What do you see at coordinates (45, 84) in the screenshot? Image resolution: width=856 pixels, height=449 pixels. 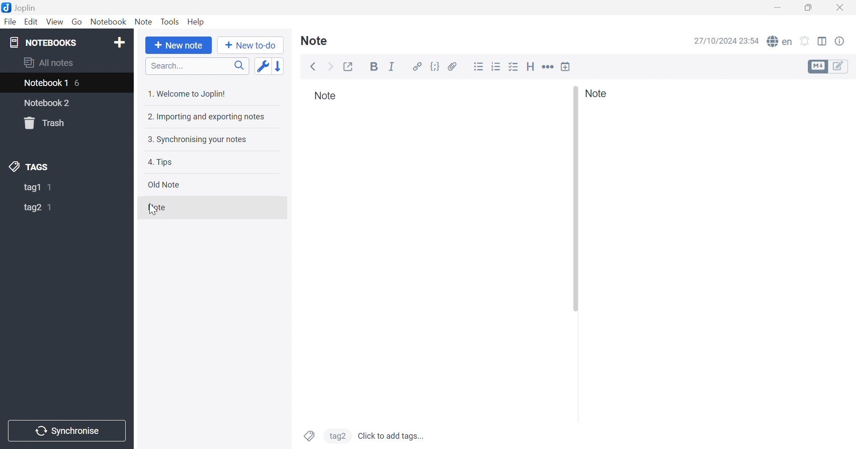 I see `Notebook1` at bounding box center [45, 84].